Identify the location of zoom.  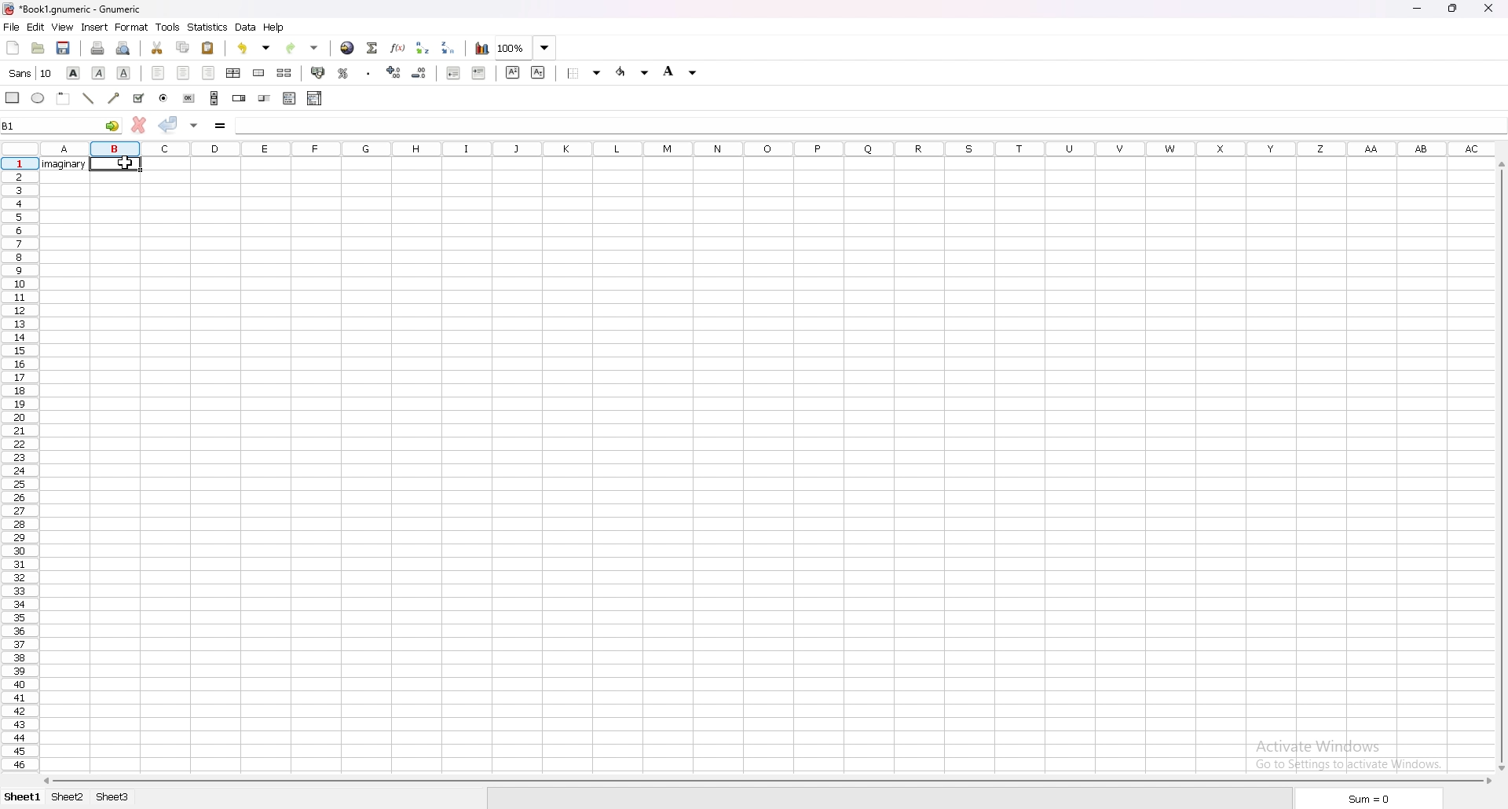
(525, 47).